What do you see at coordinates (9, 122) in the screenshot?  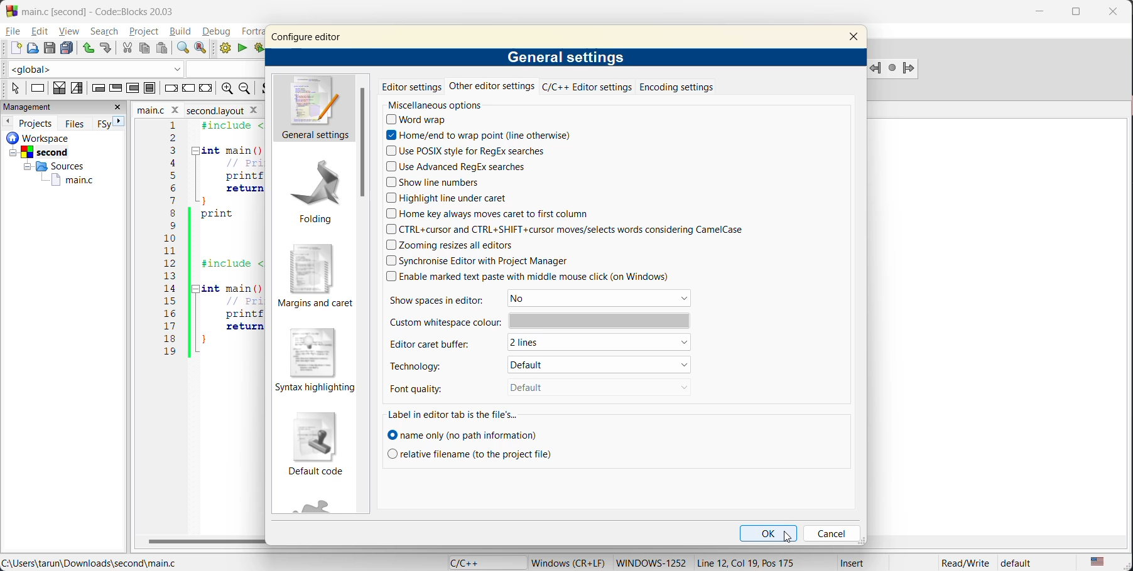 I see `previous` at bounding box center [9, 122].